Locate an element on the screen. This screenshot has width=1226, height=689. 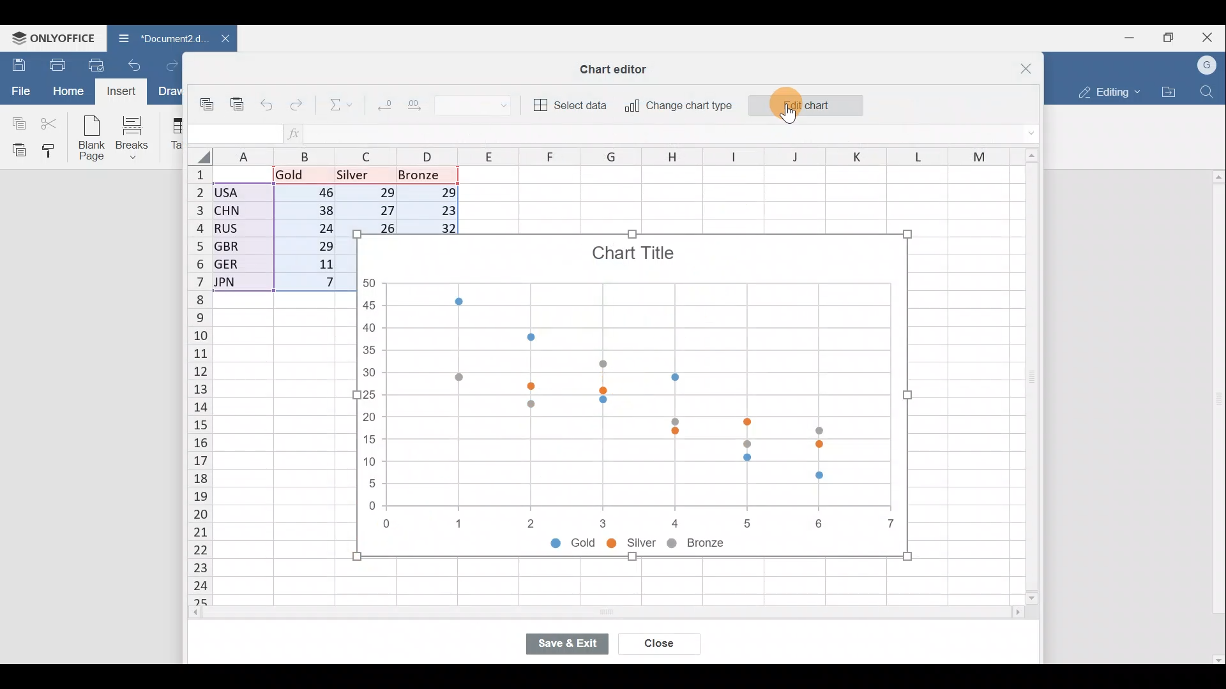
Close is located at coordinates (1209, 35).